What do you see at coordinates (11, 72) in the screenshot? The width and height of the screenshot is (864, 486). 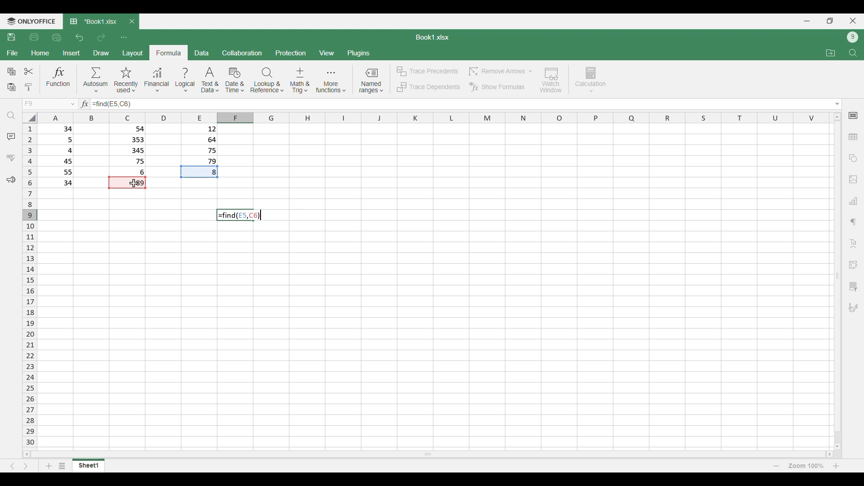 I see `Copy` at bounding box center [11, 72].